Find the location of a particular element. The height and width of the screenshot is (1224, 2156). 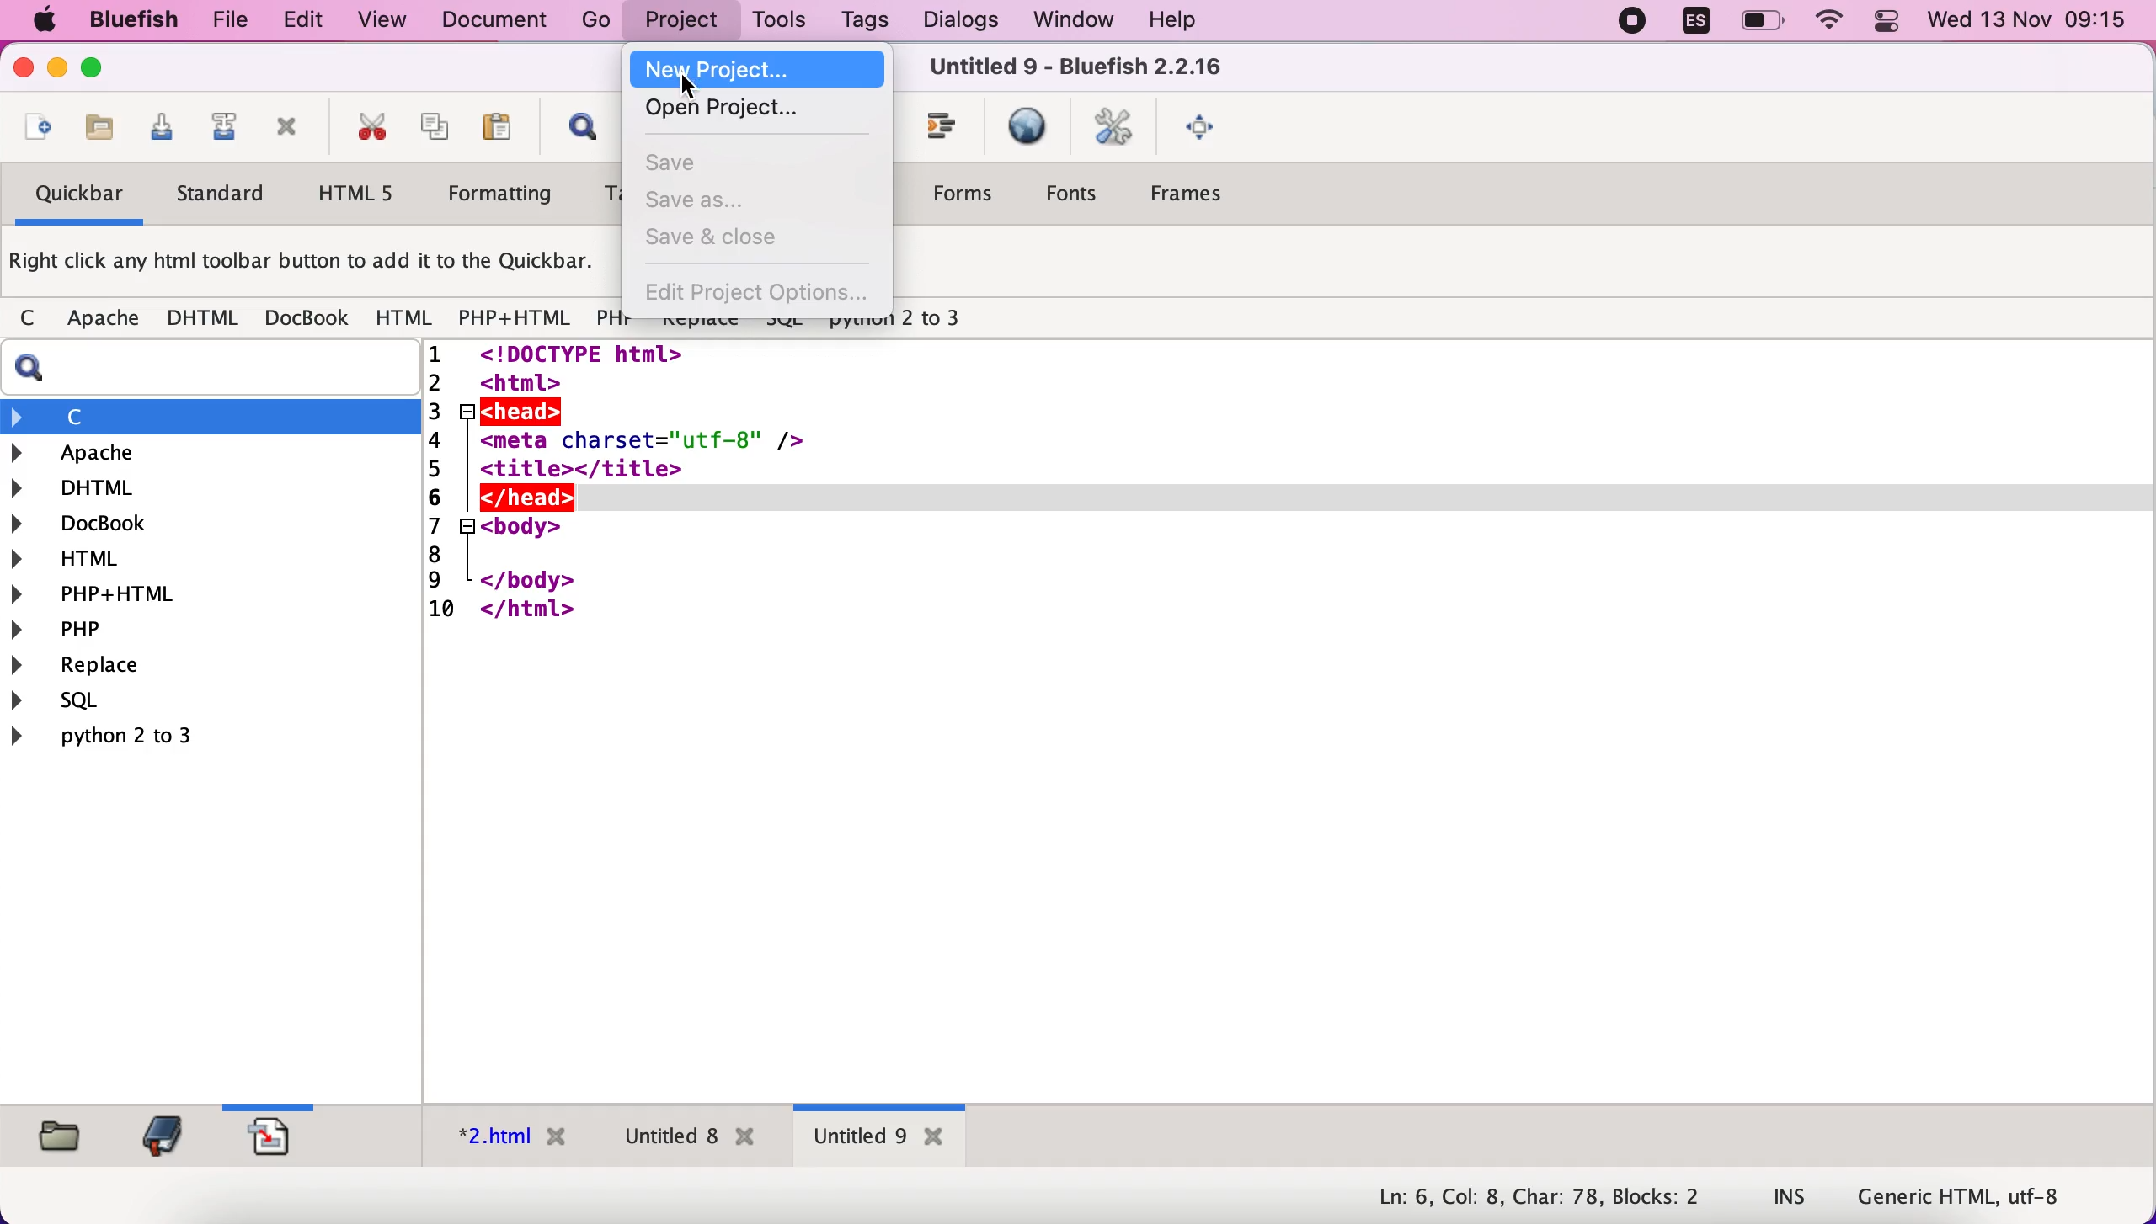

time and date is located at coordinates (2031, 22).